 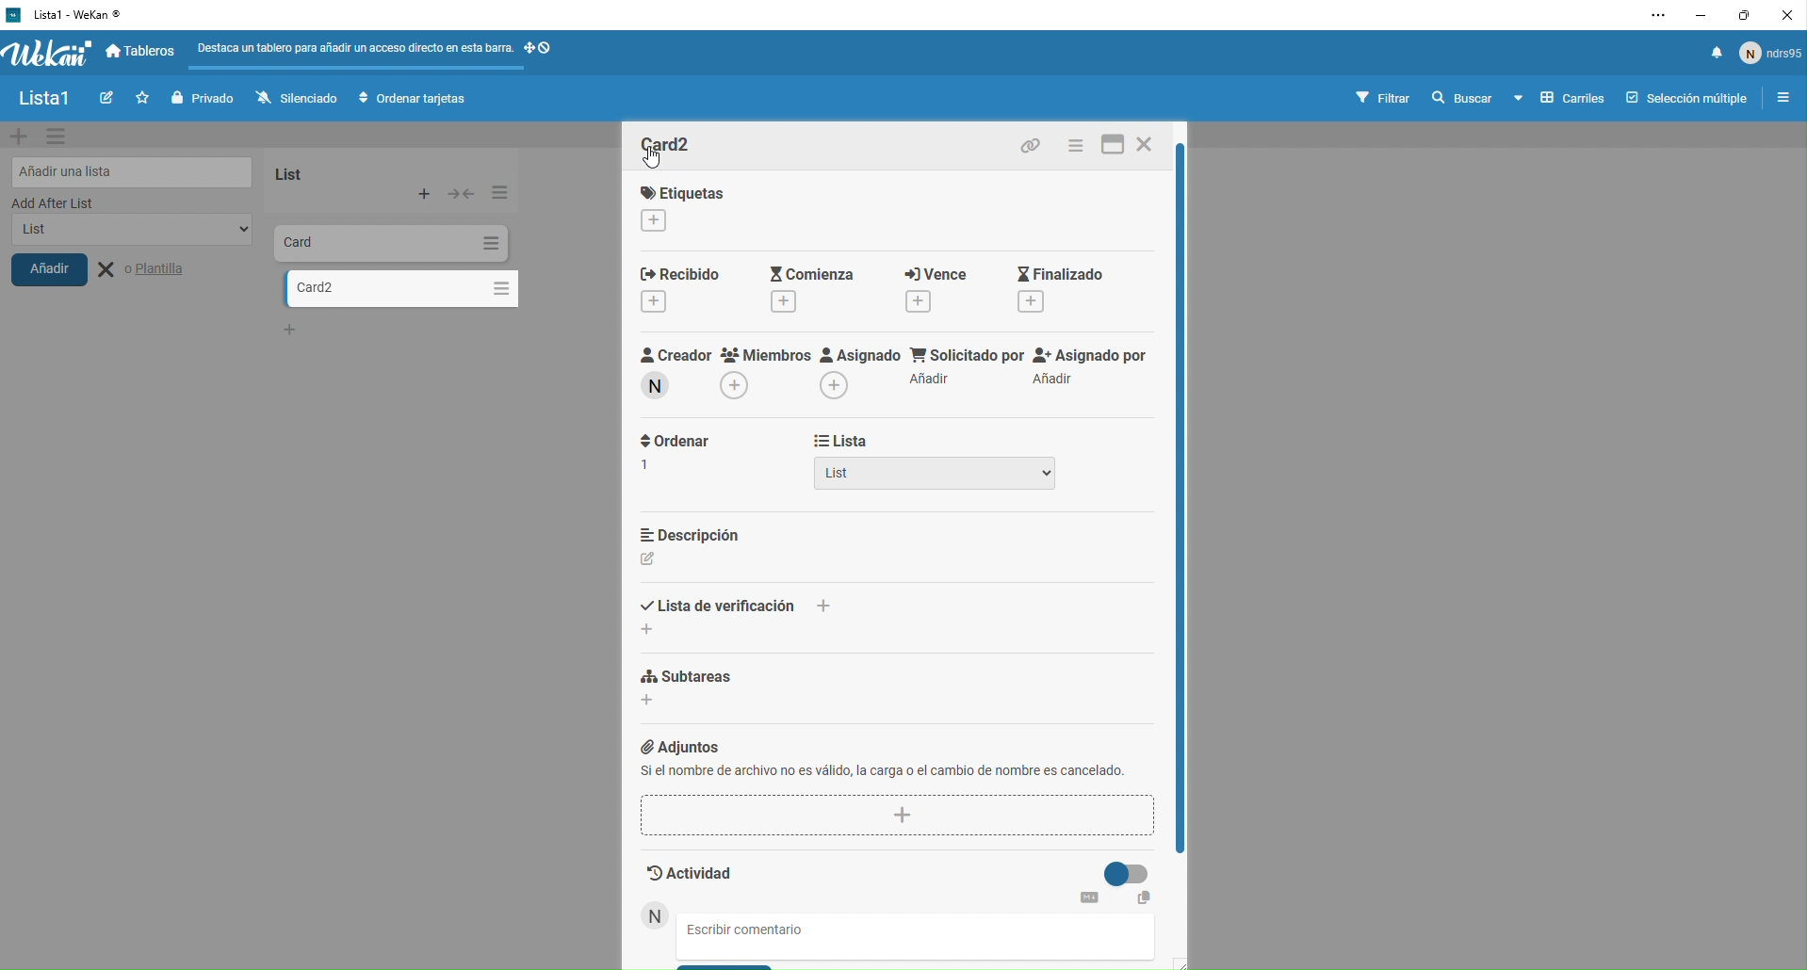 I want to click on Miembros, so click(x=765, y=378).